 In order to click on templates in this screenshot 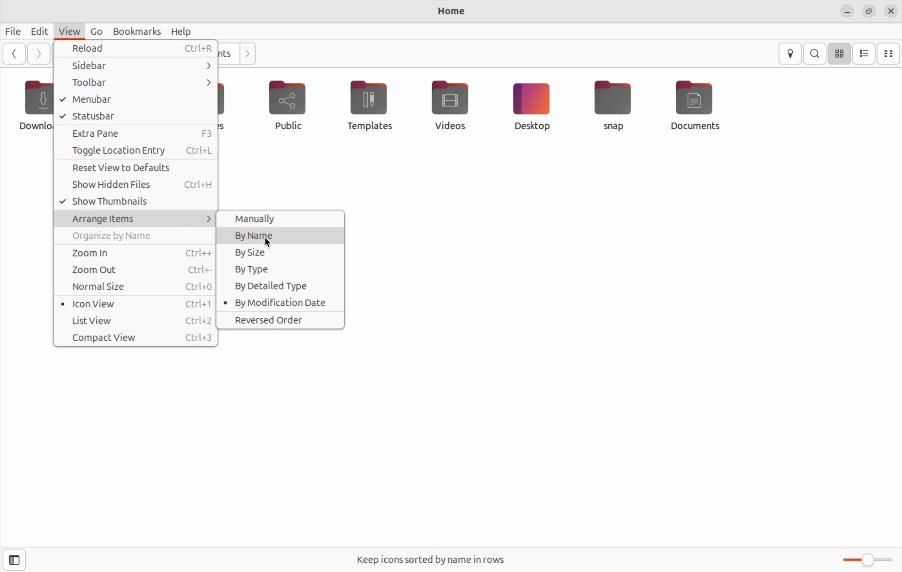, I will do `click(368, 105)`.